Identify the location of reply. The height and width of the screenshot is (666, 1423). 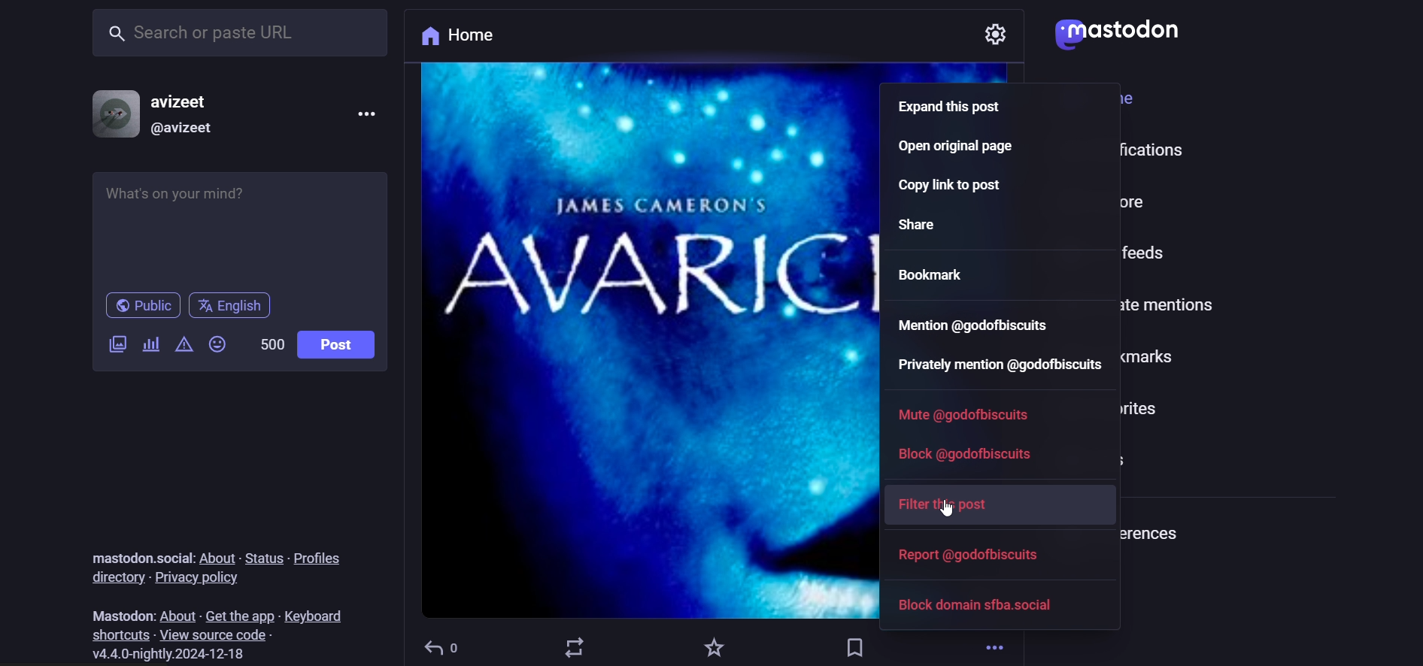
(442, 644).